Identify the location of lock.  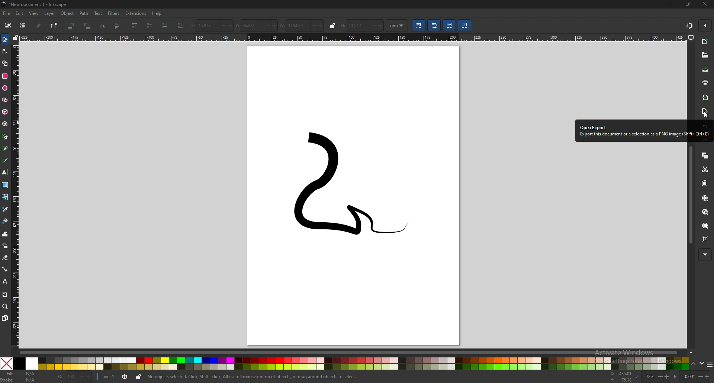
(332, 26).